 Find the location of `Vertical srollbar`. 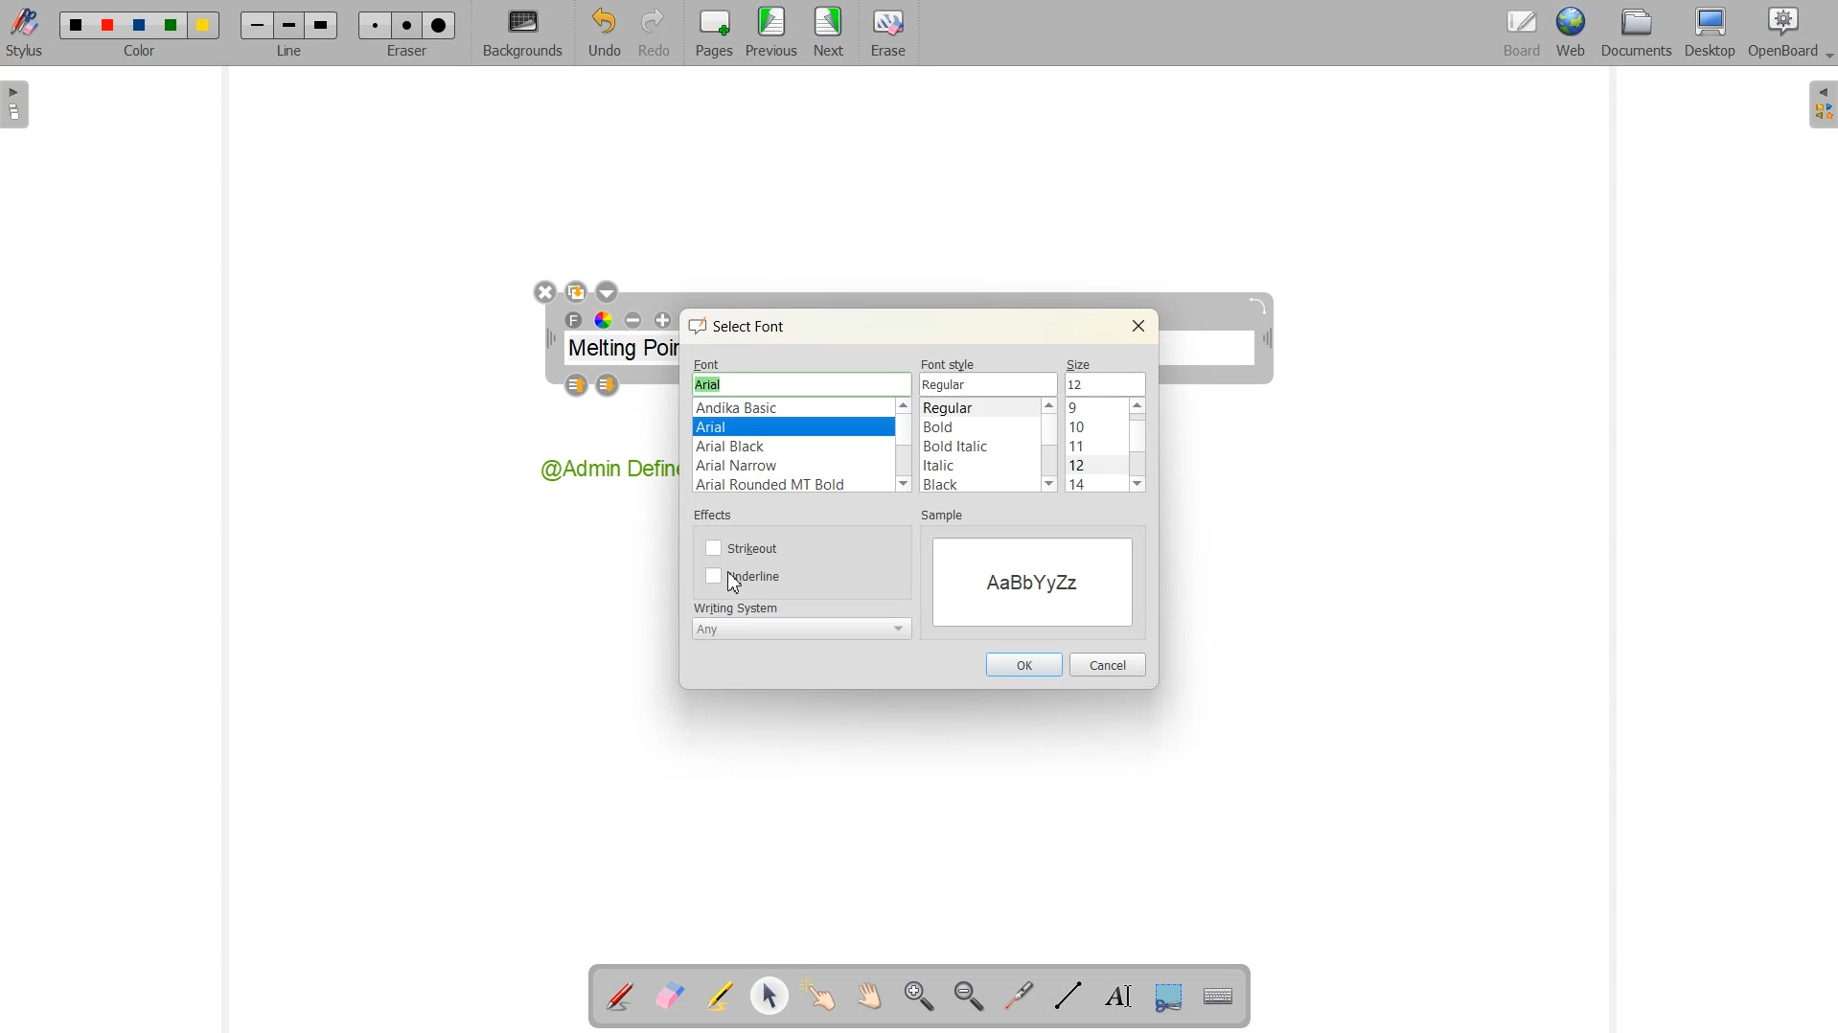

Vertical srollbar is located at coordinates (1141, 446).